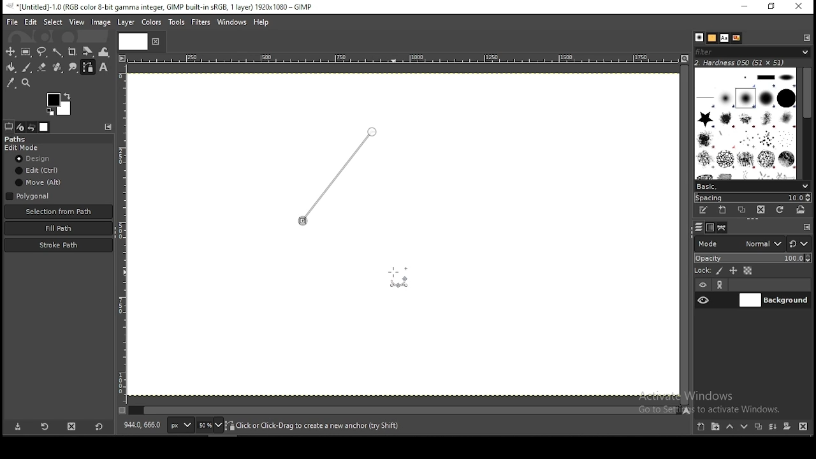  I want to click on colors, so click(152, 21).